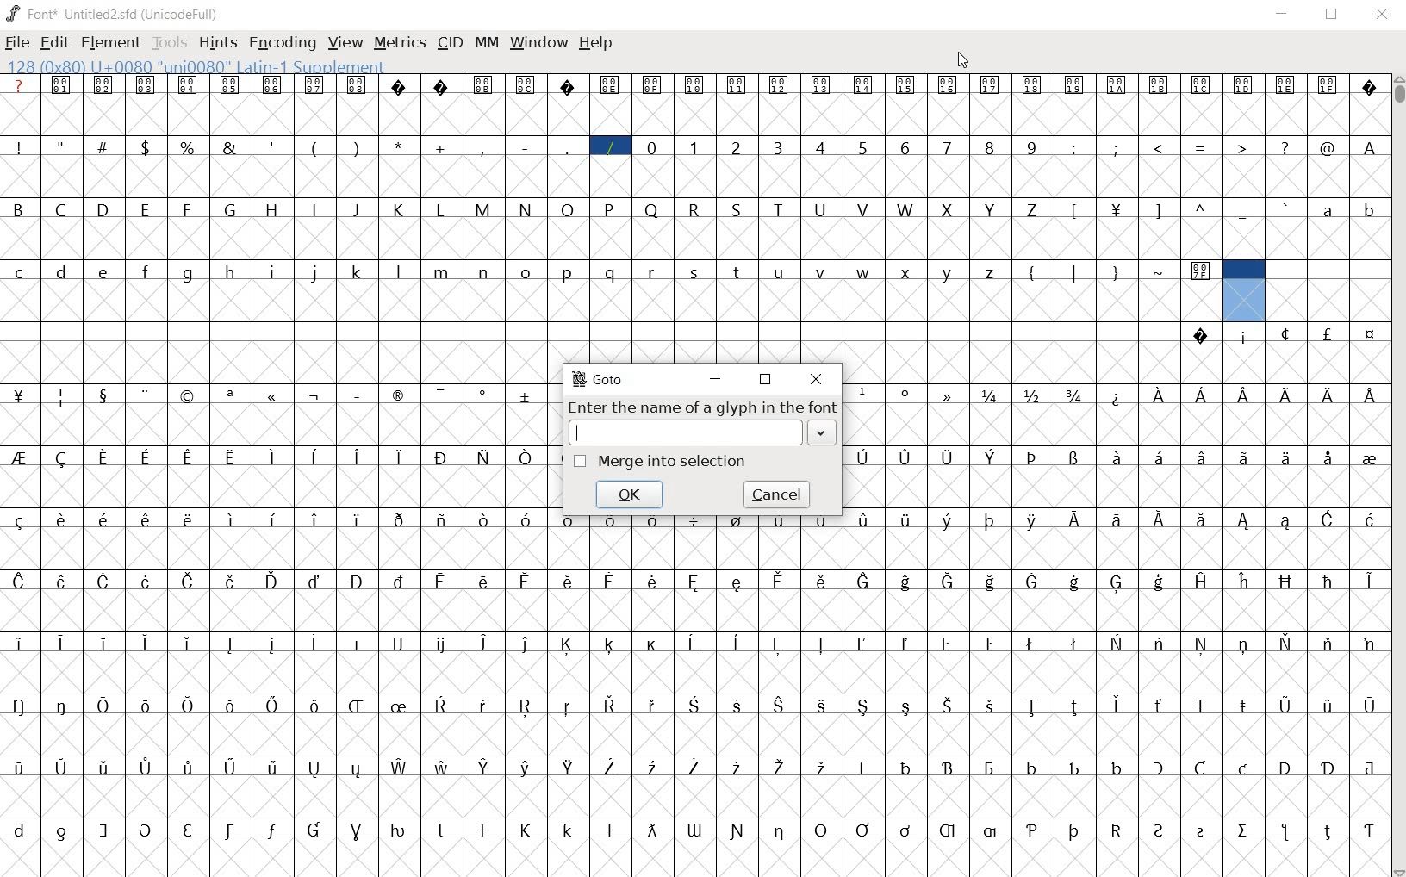 Image resolution: width=1406 pixels, height=877 pixels. Describe the element at coordinates (64, 828) in the screenshot. I see `Symbol` at that location.